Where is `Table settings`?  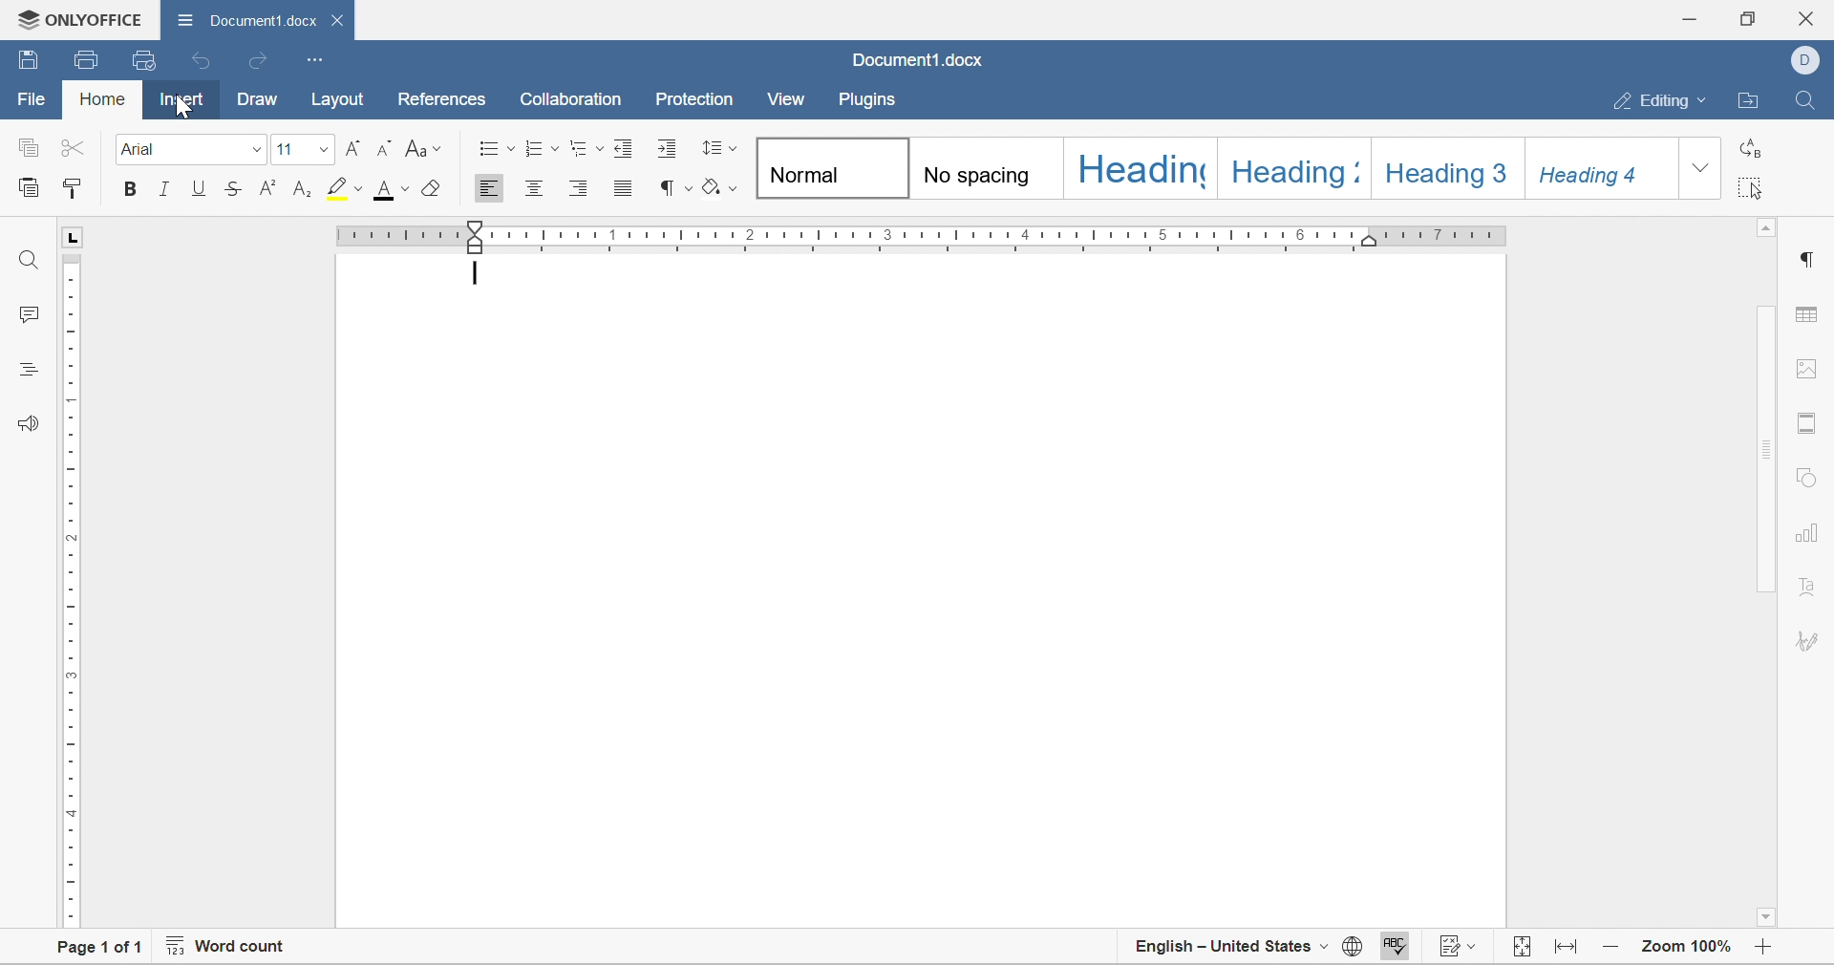
Table settings is located at coordinates (1812, 313).